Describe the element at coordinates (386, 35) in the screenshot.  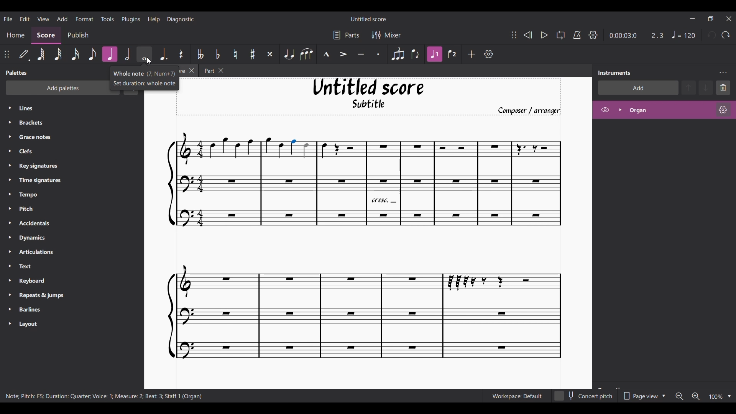
I see `Mixer settings` at that location.